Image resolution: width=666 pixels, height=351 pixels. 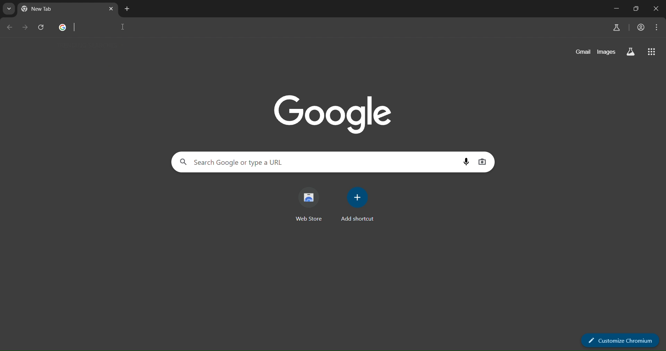 I want to click on search tabs, so click(x=10, y=9).